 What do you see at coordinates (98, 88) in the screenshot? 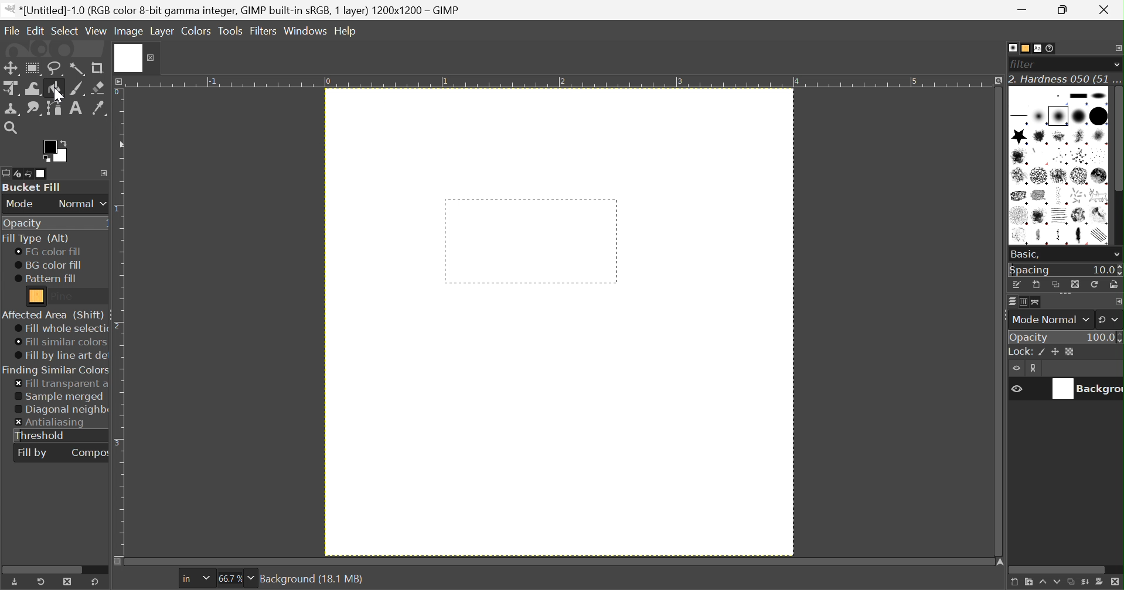
I see `Eraser Tool` at bounding box center [98, 88].